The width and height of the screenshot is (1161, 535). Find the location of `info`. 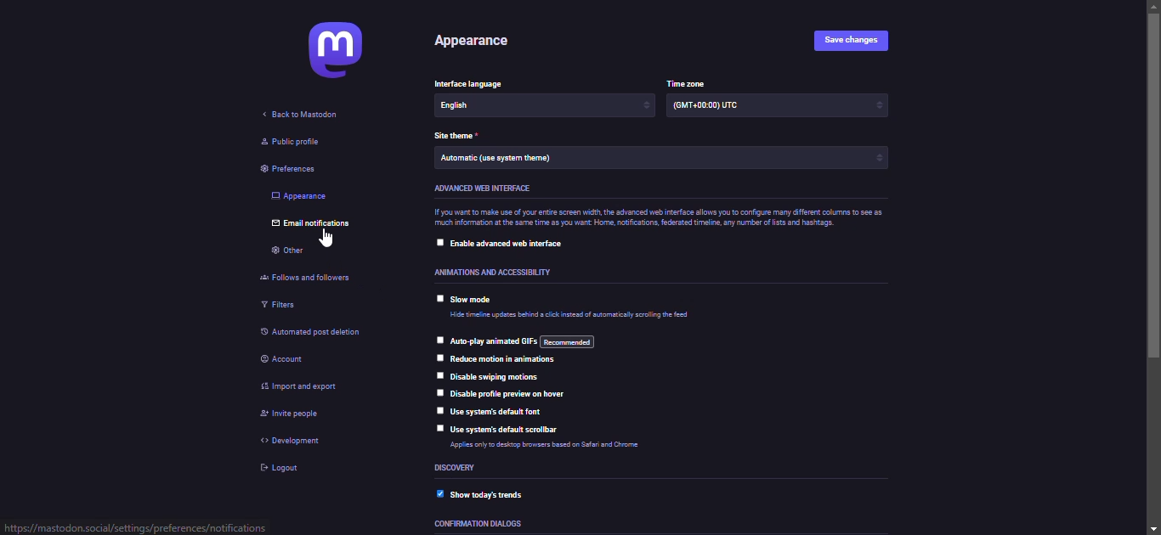

info is located at coordinates (552, 445).